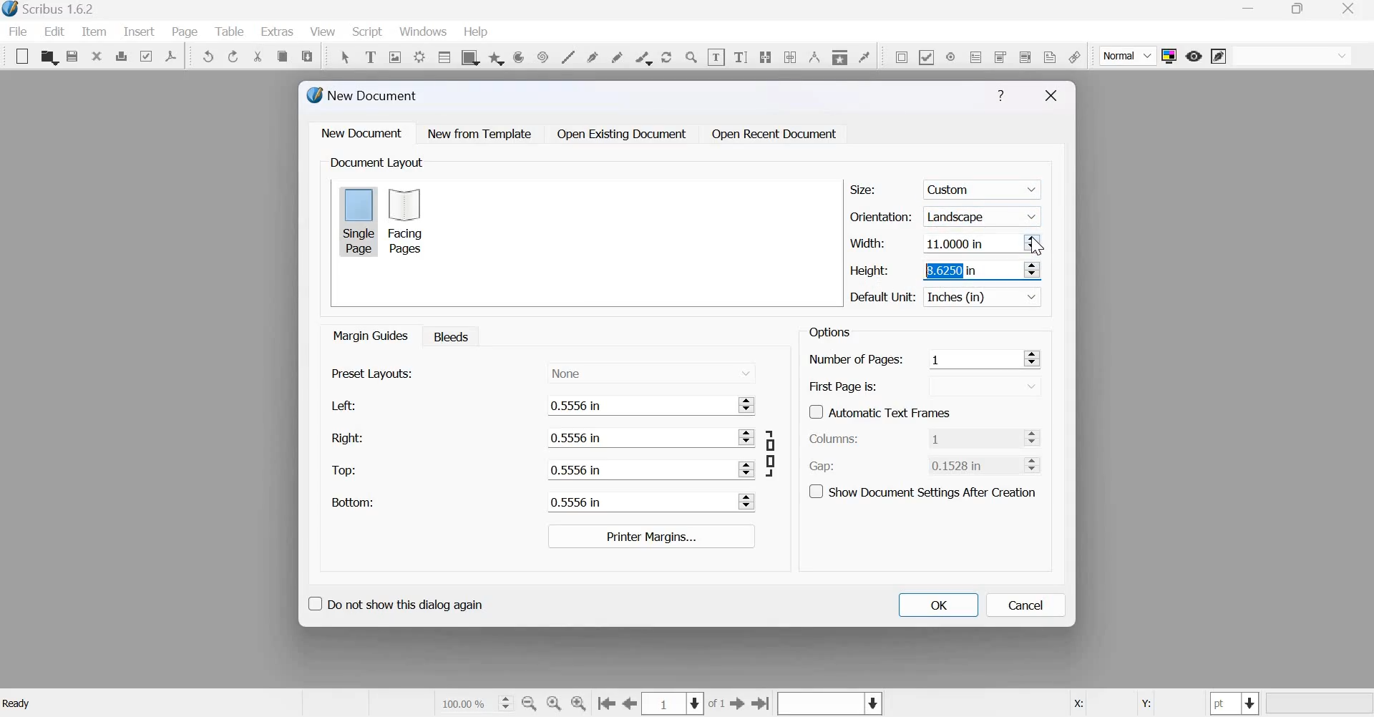  What do you see at coordinates (447, 336) in the screenshot?
I see `Bleeds` at bounding box center [447, 336].